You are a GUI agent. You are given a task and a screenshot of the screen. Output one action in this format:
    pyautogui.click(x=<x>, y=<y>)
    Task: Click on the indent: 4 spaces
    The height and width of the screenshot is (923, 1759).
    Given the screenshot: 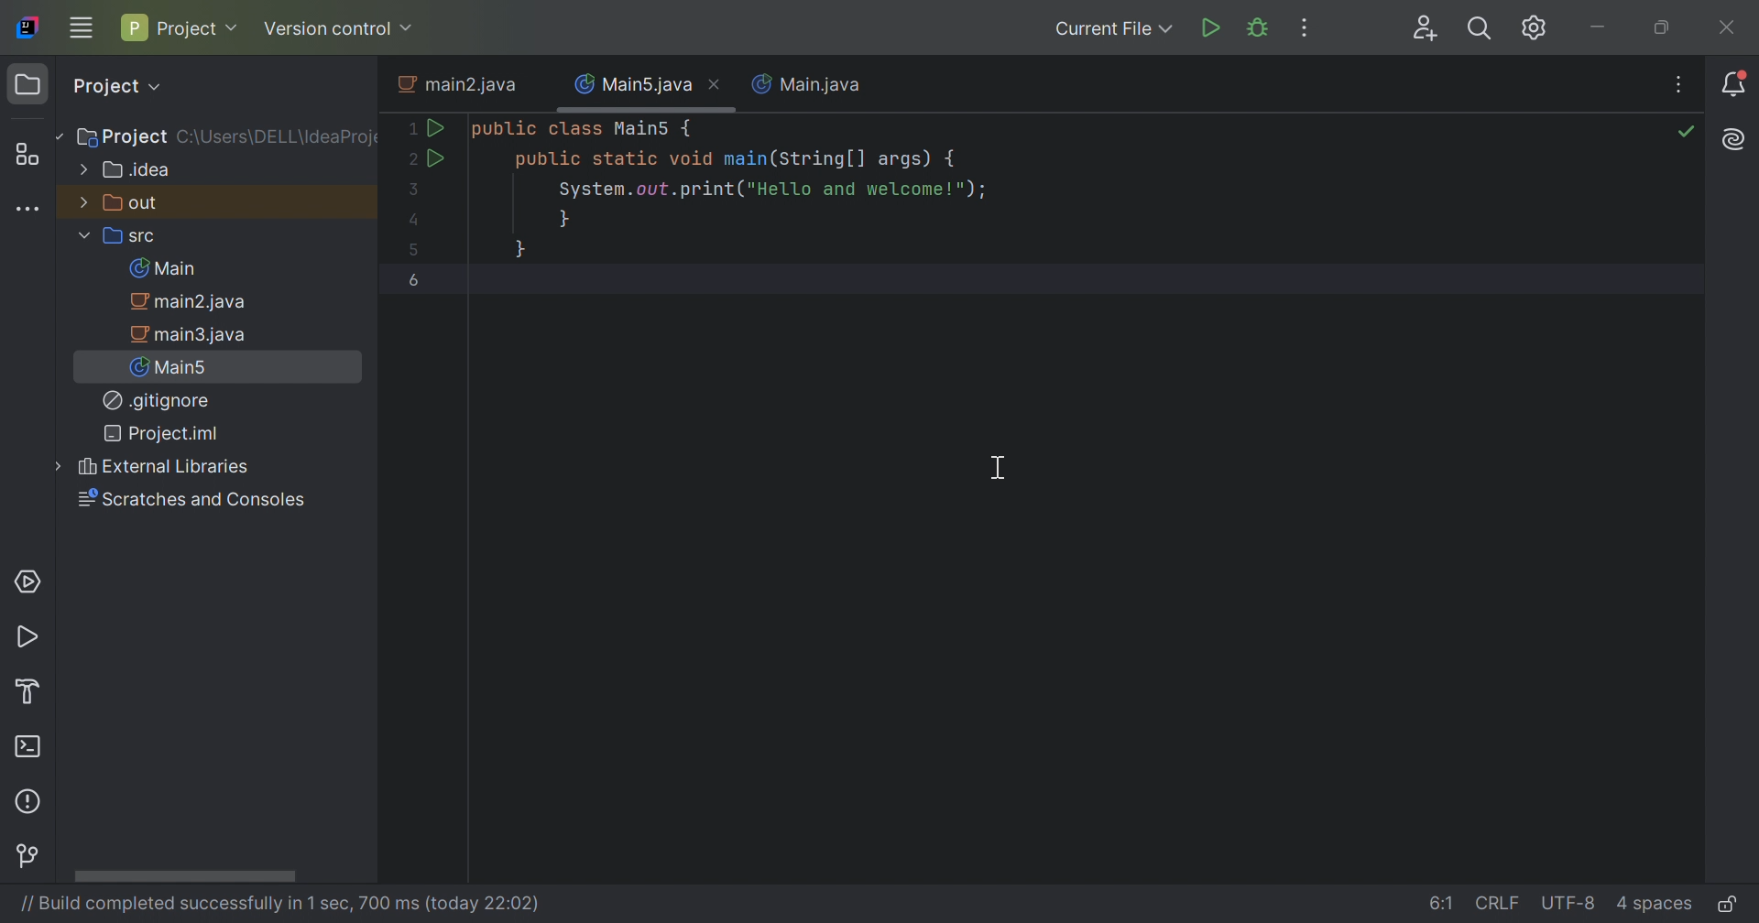 What is the action you would take?
    pyautogui.click(x=1655, y=907)
    